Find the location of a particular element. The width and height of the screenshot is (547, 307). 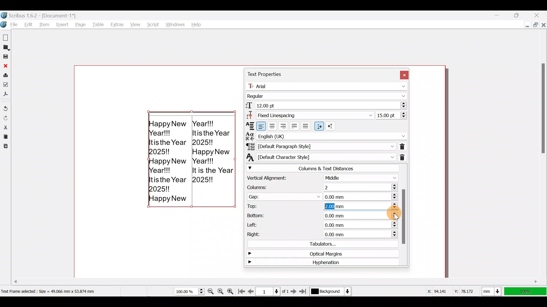

Save is located at coordinates (6, 57).